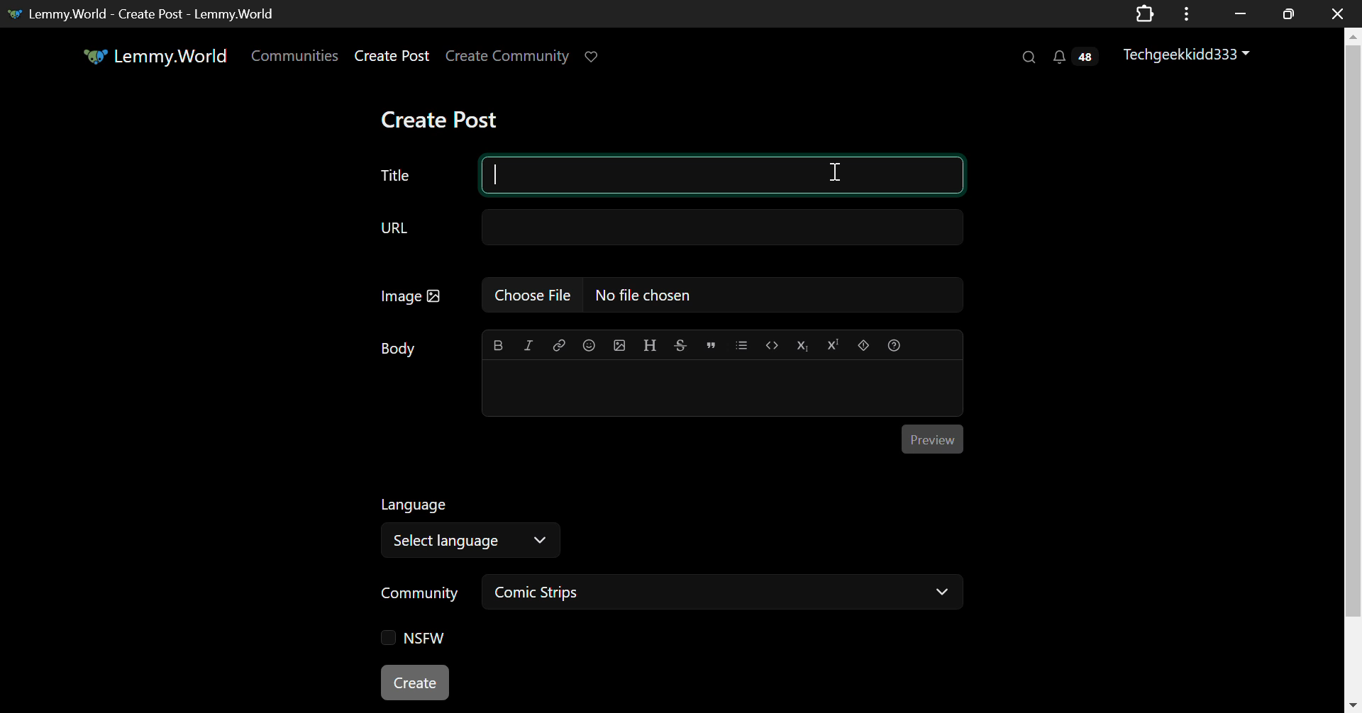 This screenshot has height=713, width=1362. I want to click on Application Extension, so click(1148, 12).